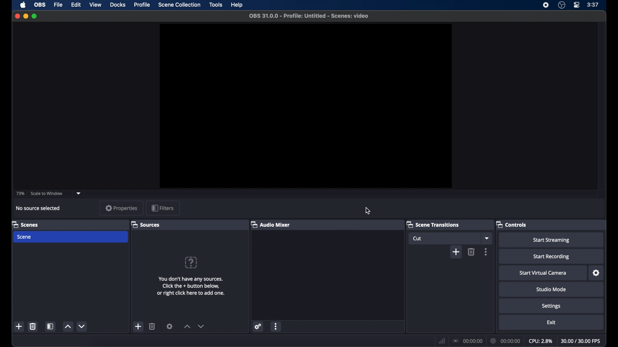  Describe the element at coordinates (369, 211) in the screenshot. I see `cursor` at that location.